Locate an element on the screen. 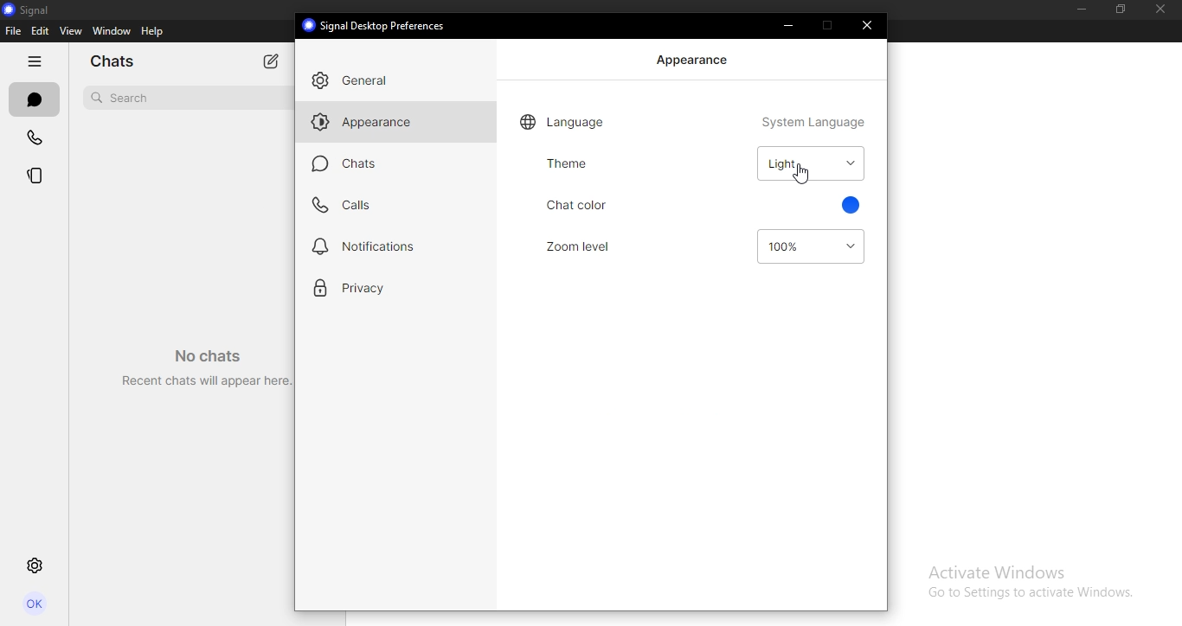 The height and width of the screenshot is (626, 1182). hide tabs is located at coordinates (35, 63).